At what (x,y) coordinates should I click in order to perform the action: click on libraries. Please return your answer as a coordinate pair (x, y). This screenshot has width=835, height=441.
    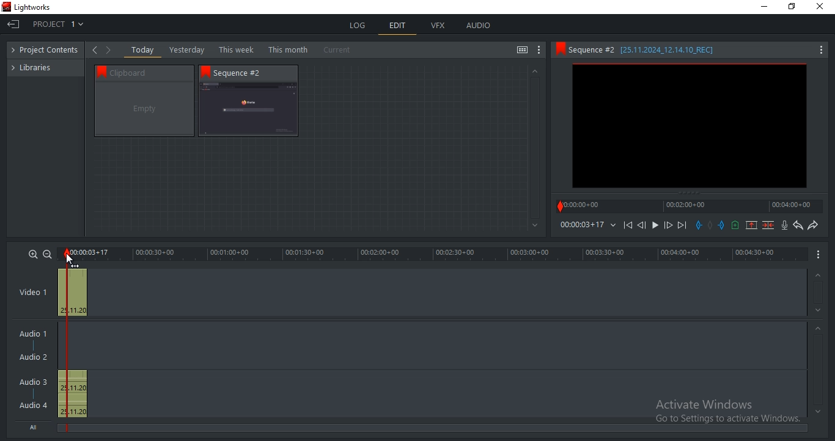
    Looking at the image, I should click on (37, 67).